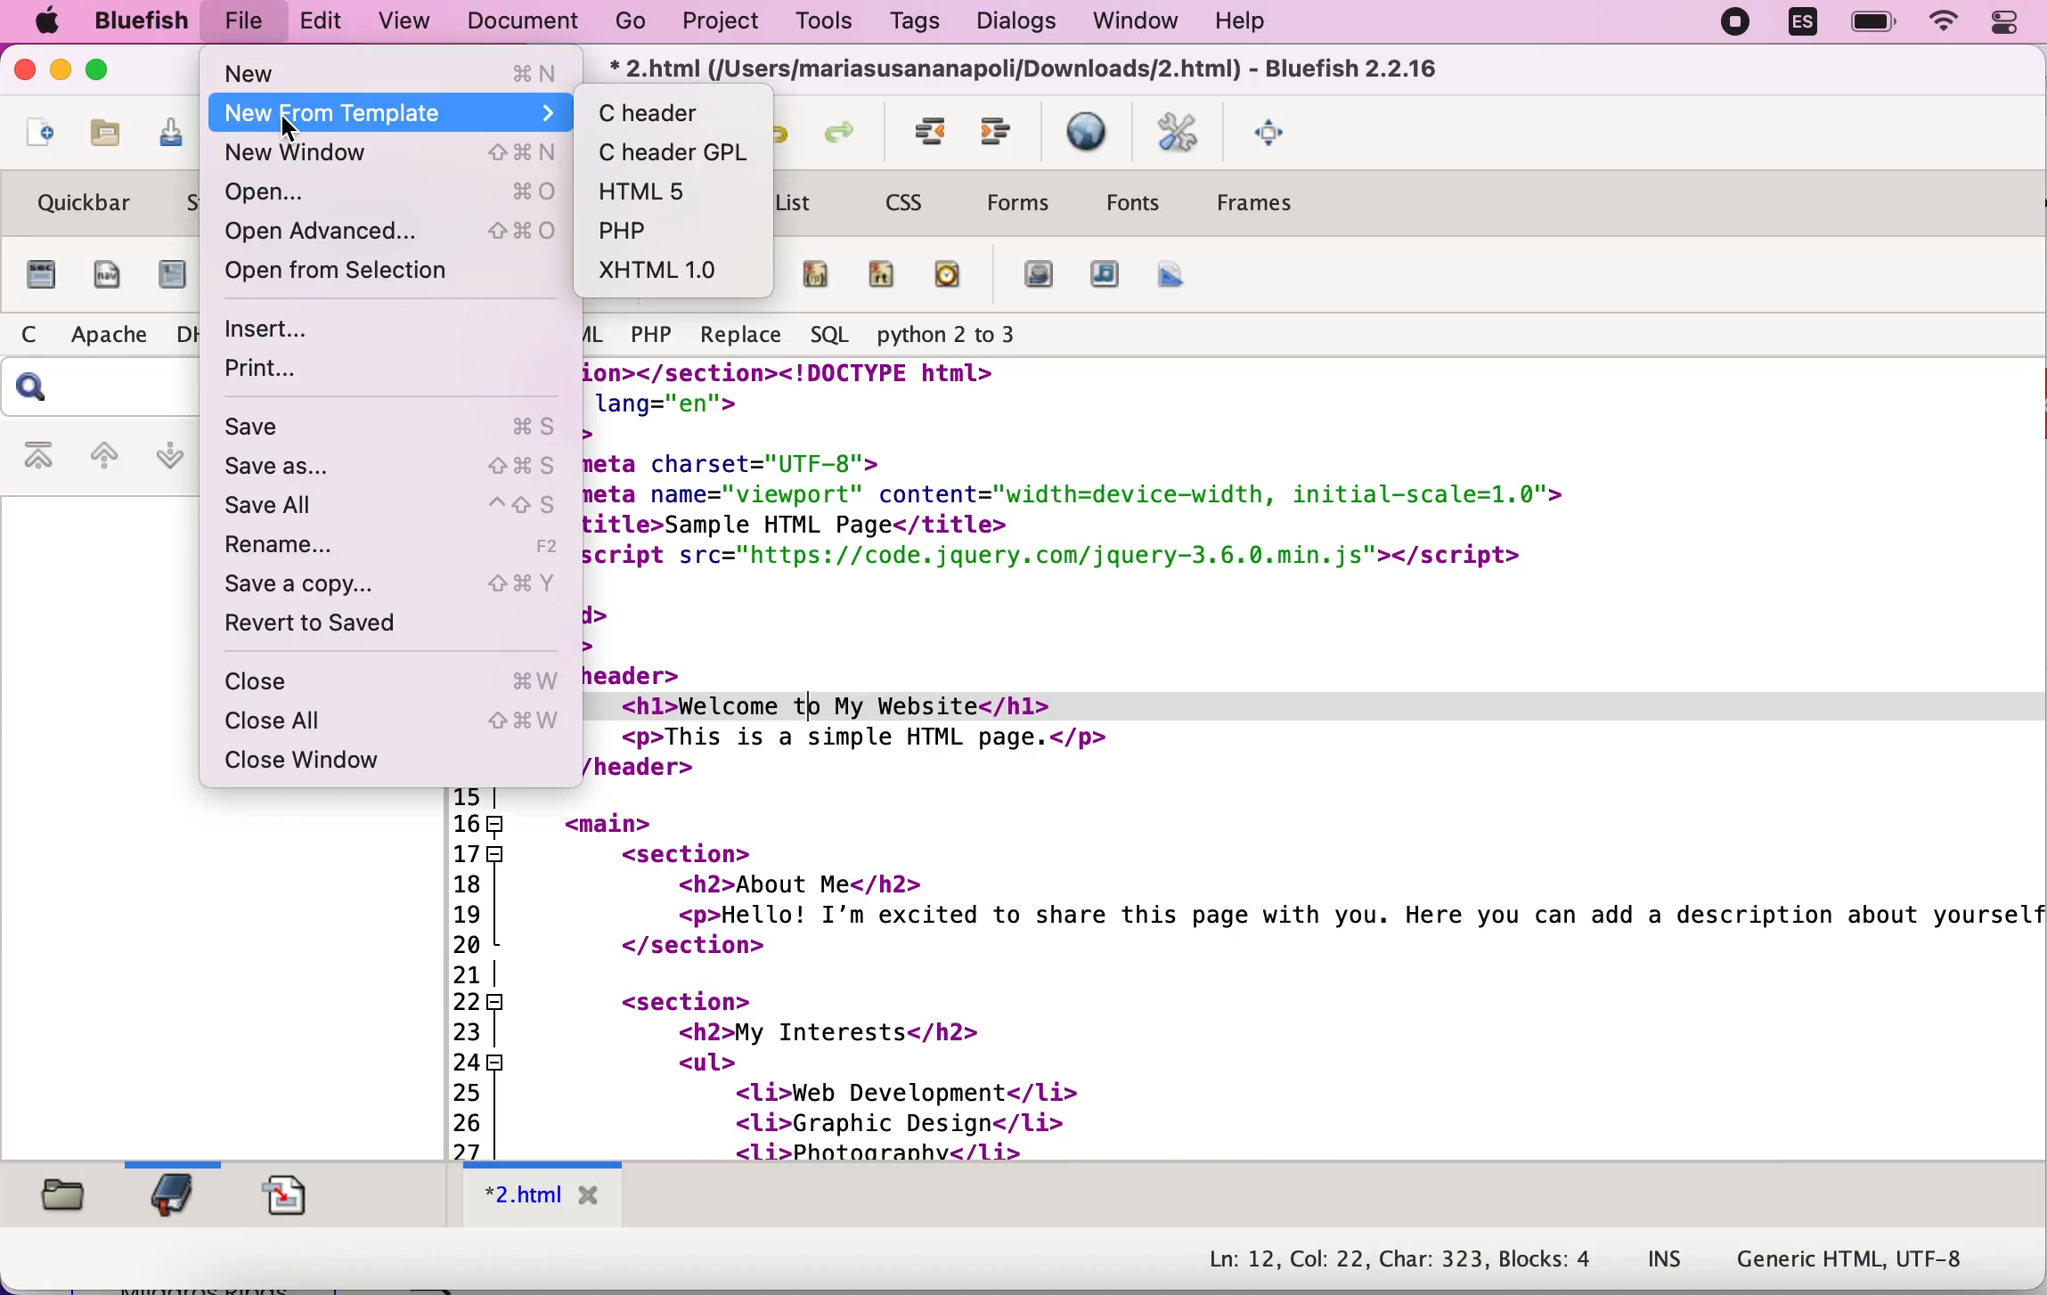  Describe the element at coordinates (344, 630) in the screenshot. I see `revert to saved` at that location.